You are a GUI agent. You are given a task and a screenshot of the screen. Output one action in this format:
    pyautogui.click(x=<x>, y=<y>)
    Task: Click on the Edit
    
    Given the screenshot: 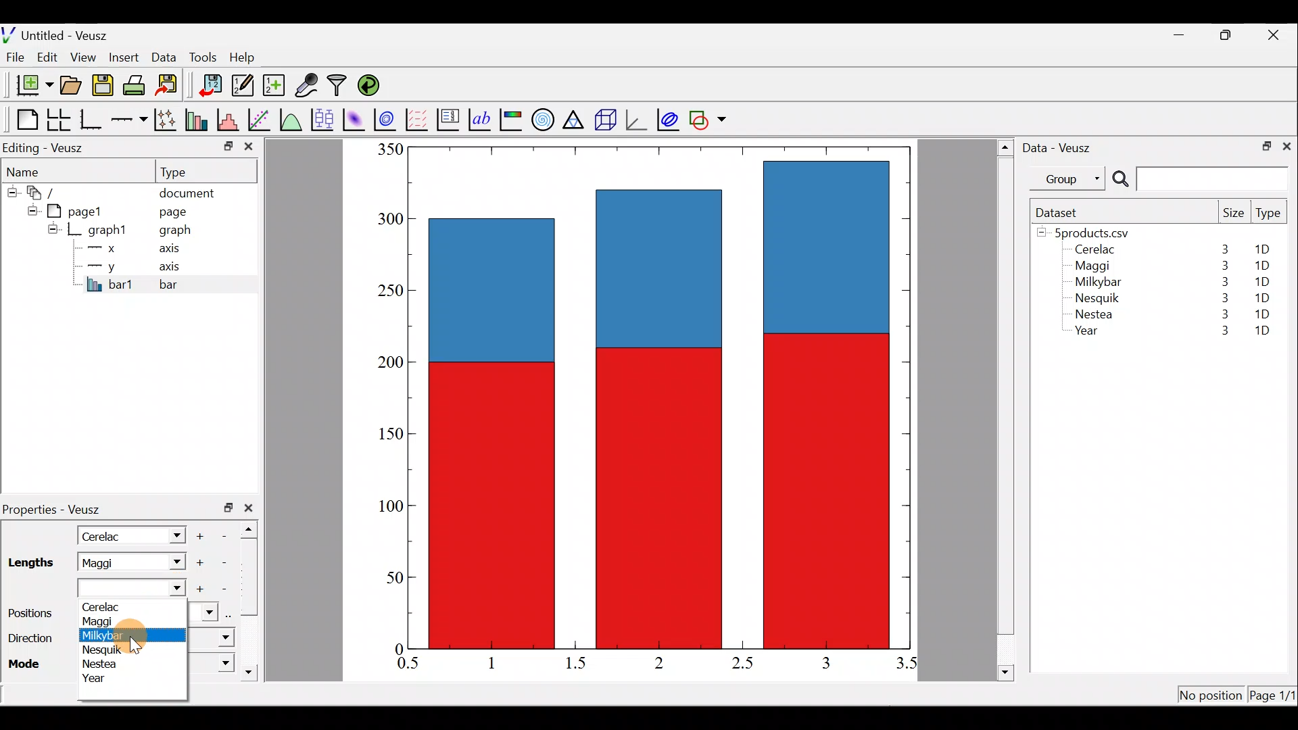 What is the action you would take?
    pyautogui.click(x=47, y=56)
    